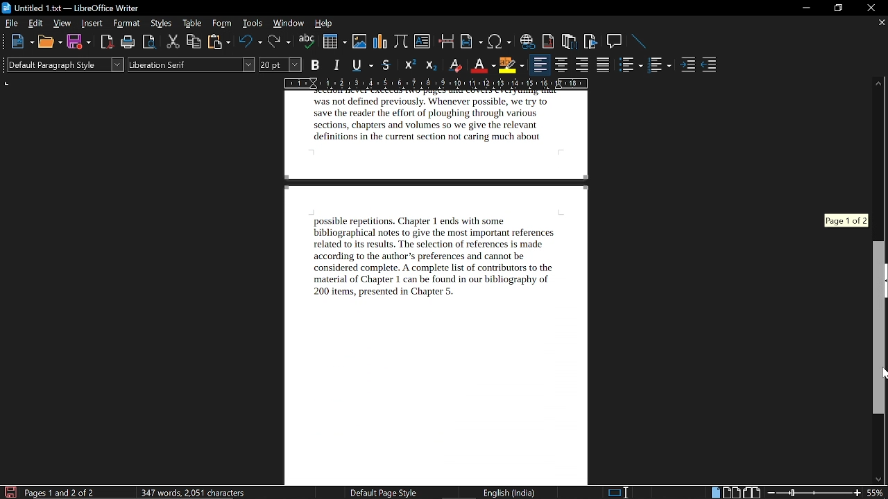  What do you see at coordinates (78, 41) in the screenshot?
I see `save` at bounding box center [78, 41].